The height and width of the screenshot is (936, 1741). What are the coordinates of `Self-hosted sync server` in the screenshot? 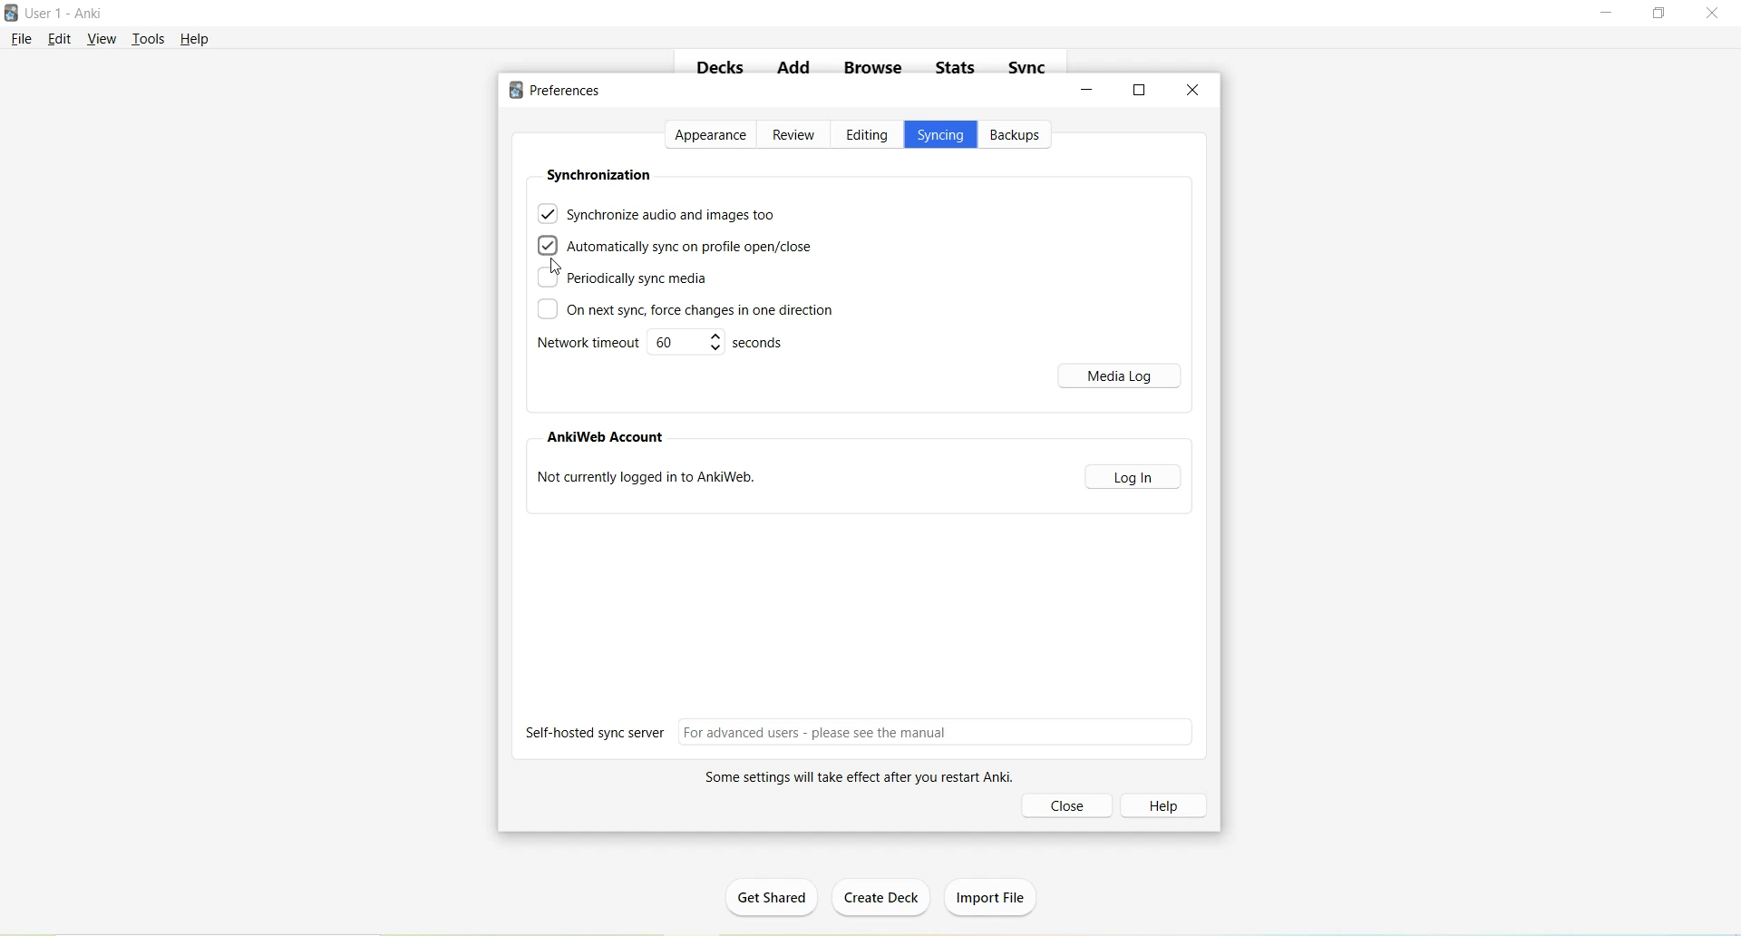 It's located at (861, 732).